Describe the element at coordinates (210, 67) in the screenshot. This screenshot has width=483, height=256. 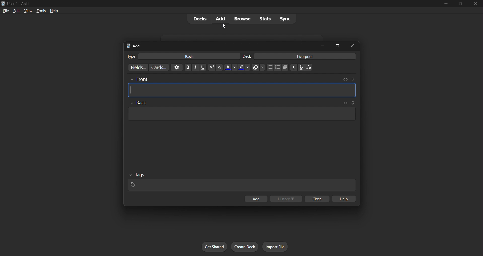
I see `super script` at that location.